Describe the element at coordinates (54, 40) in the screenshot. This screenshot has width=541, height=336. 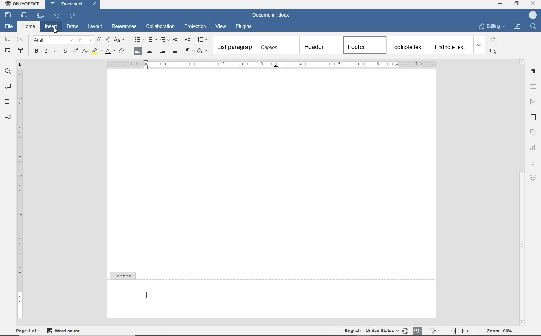
I see `font name` at that location.